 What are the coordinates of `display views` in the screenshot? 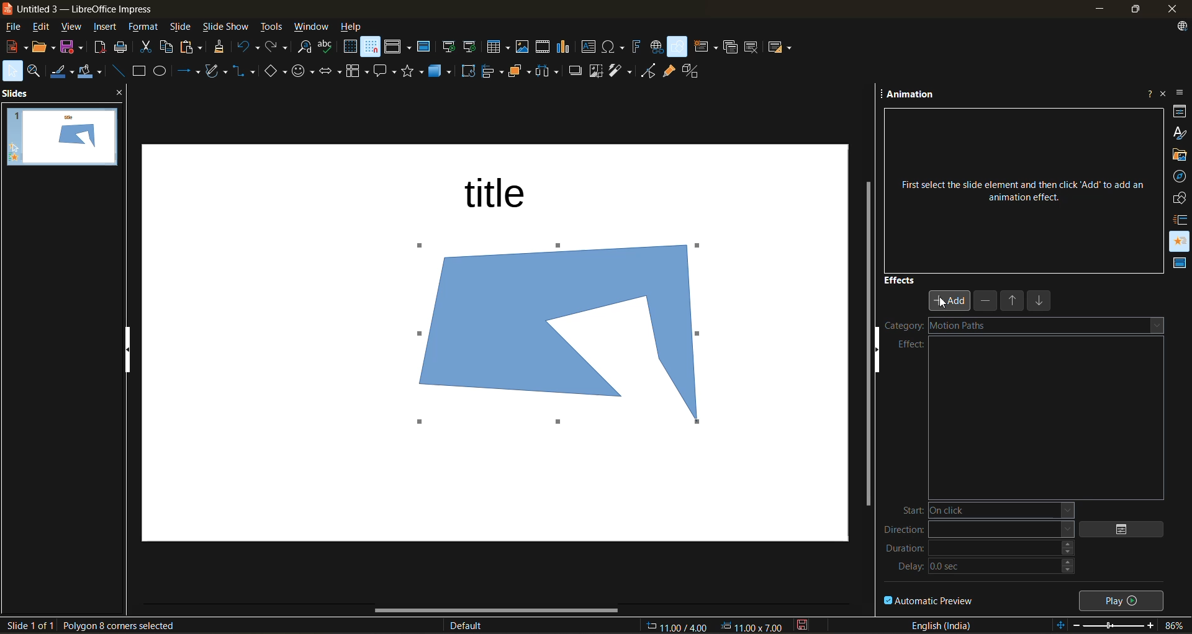 It's located at (397, 48).